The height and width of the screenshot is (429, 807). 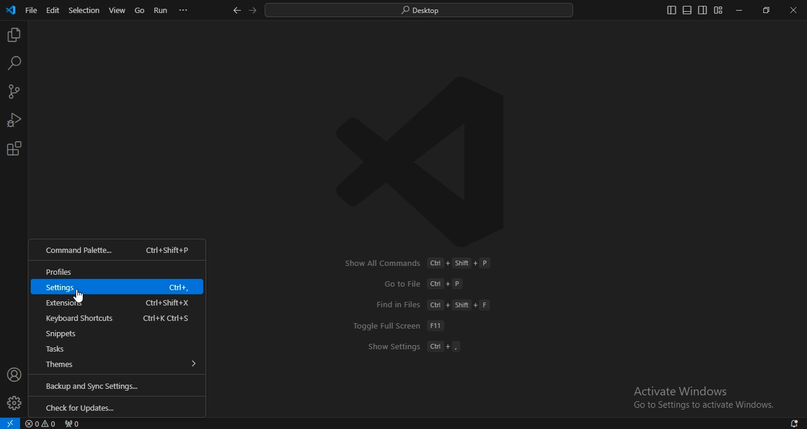 What do you see at coordinates (15, 92) in the screenshot?
I see `source control` at bounding box center [15, 92].